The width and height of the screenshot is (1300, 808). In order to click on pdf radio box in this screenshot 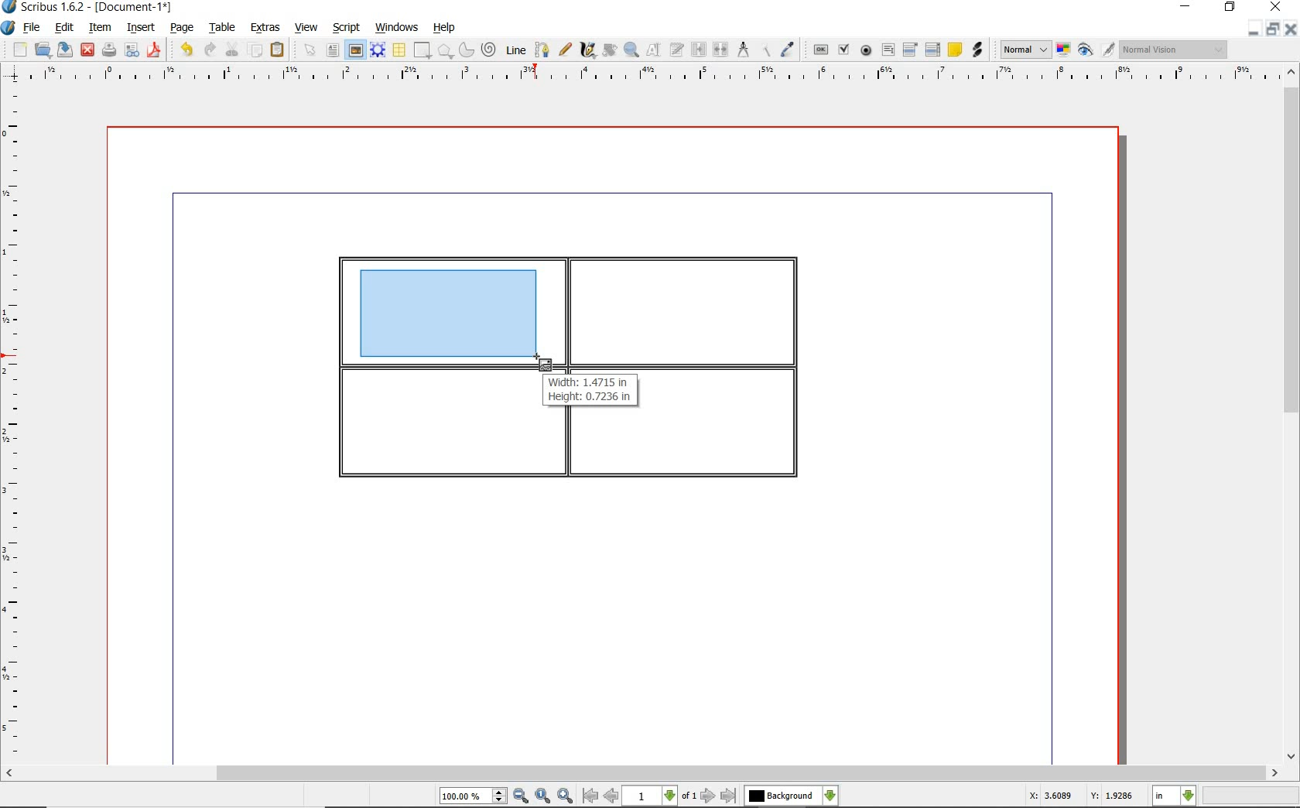, I will do `click(867, 51)`.